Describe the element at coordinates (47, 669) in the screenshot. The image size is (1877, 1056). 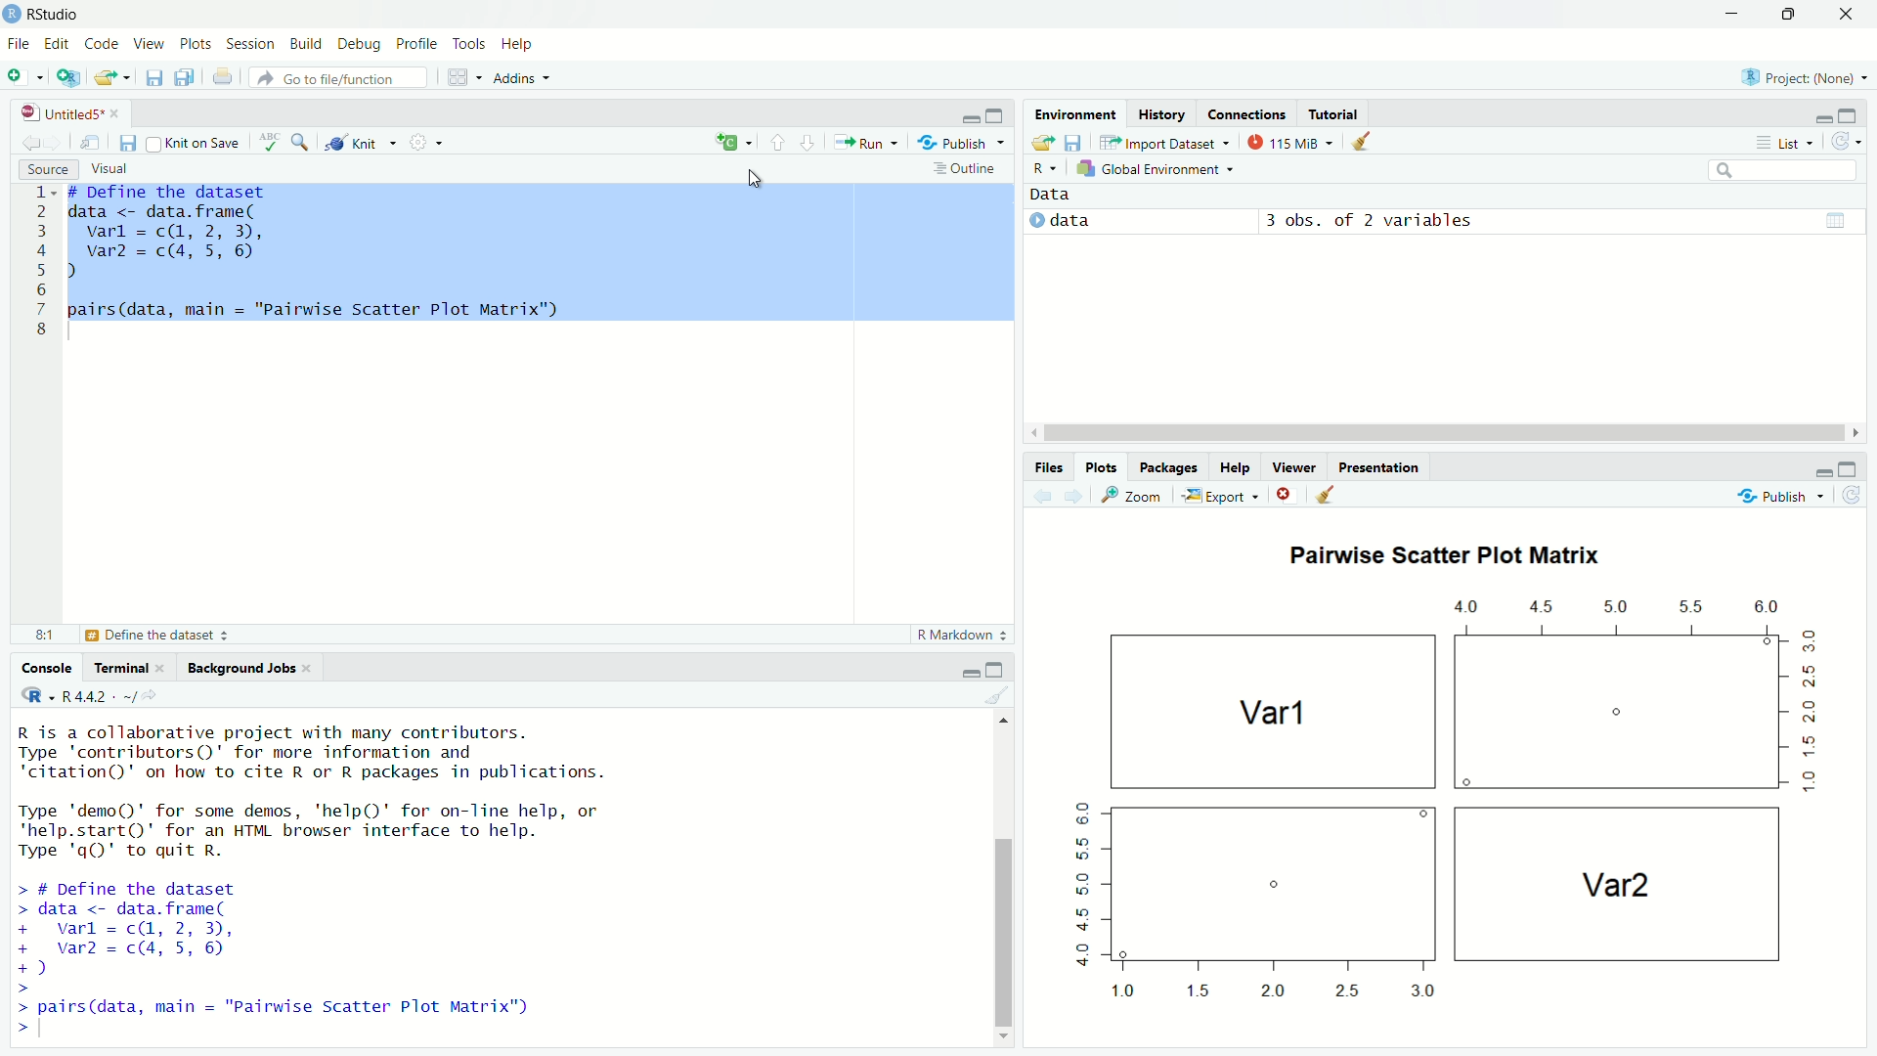
I see `Console` at that location.